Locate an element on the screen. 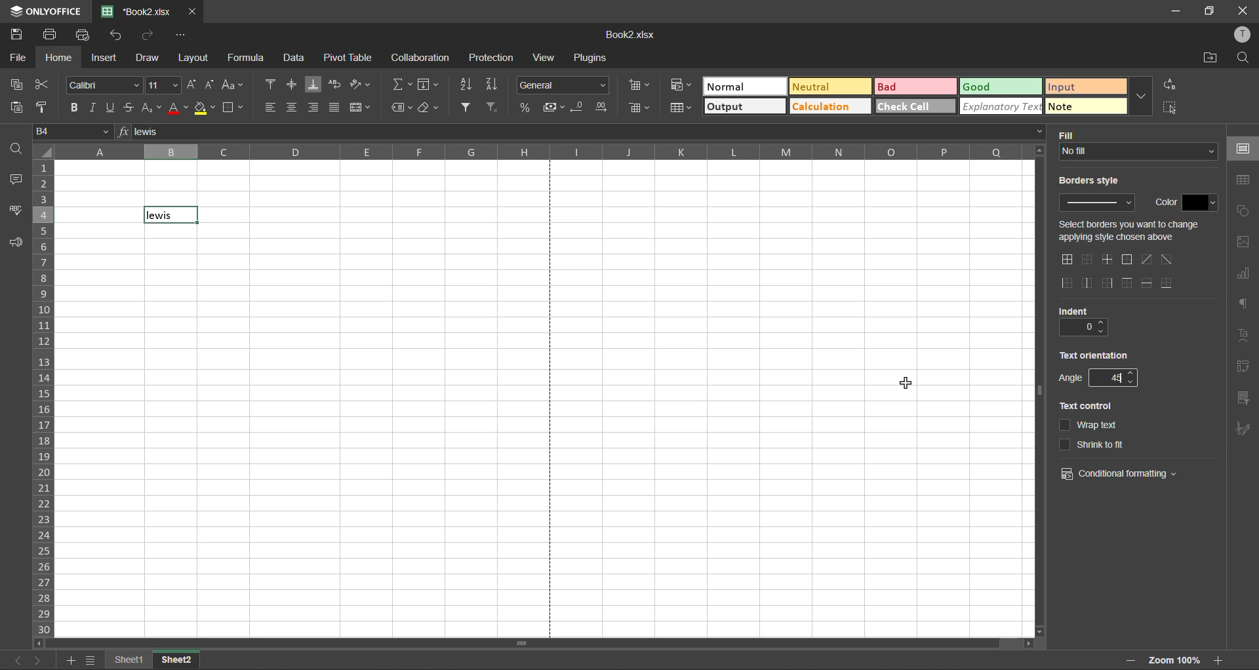  only middle border horizontal is located at coordinates (1106, 260).